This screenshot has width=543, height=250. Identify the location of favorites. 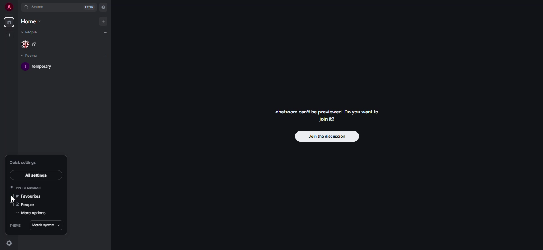
(29, 196).